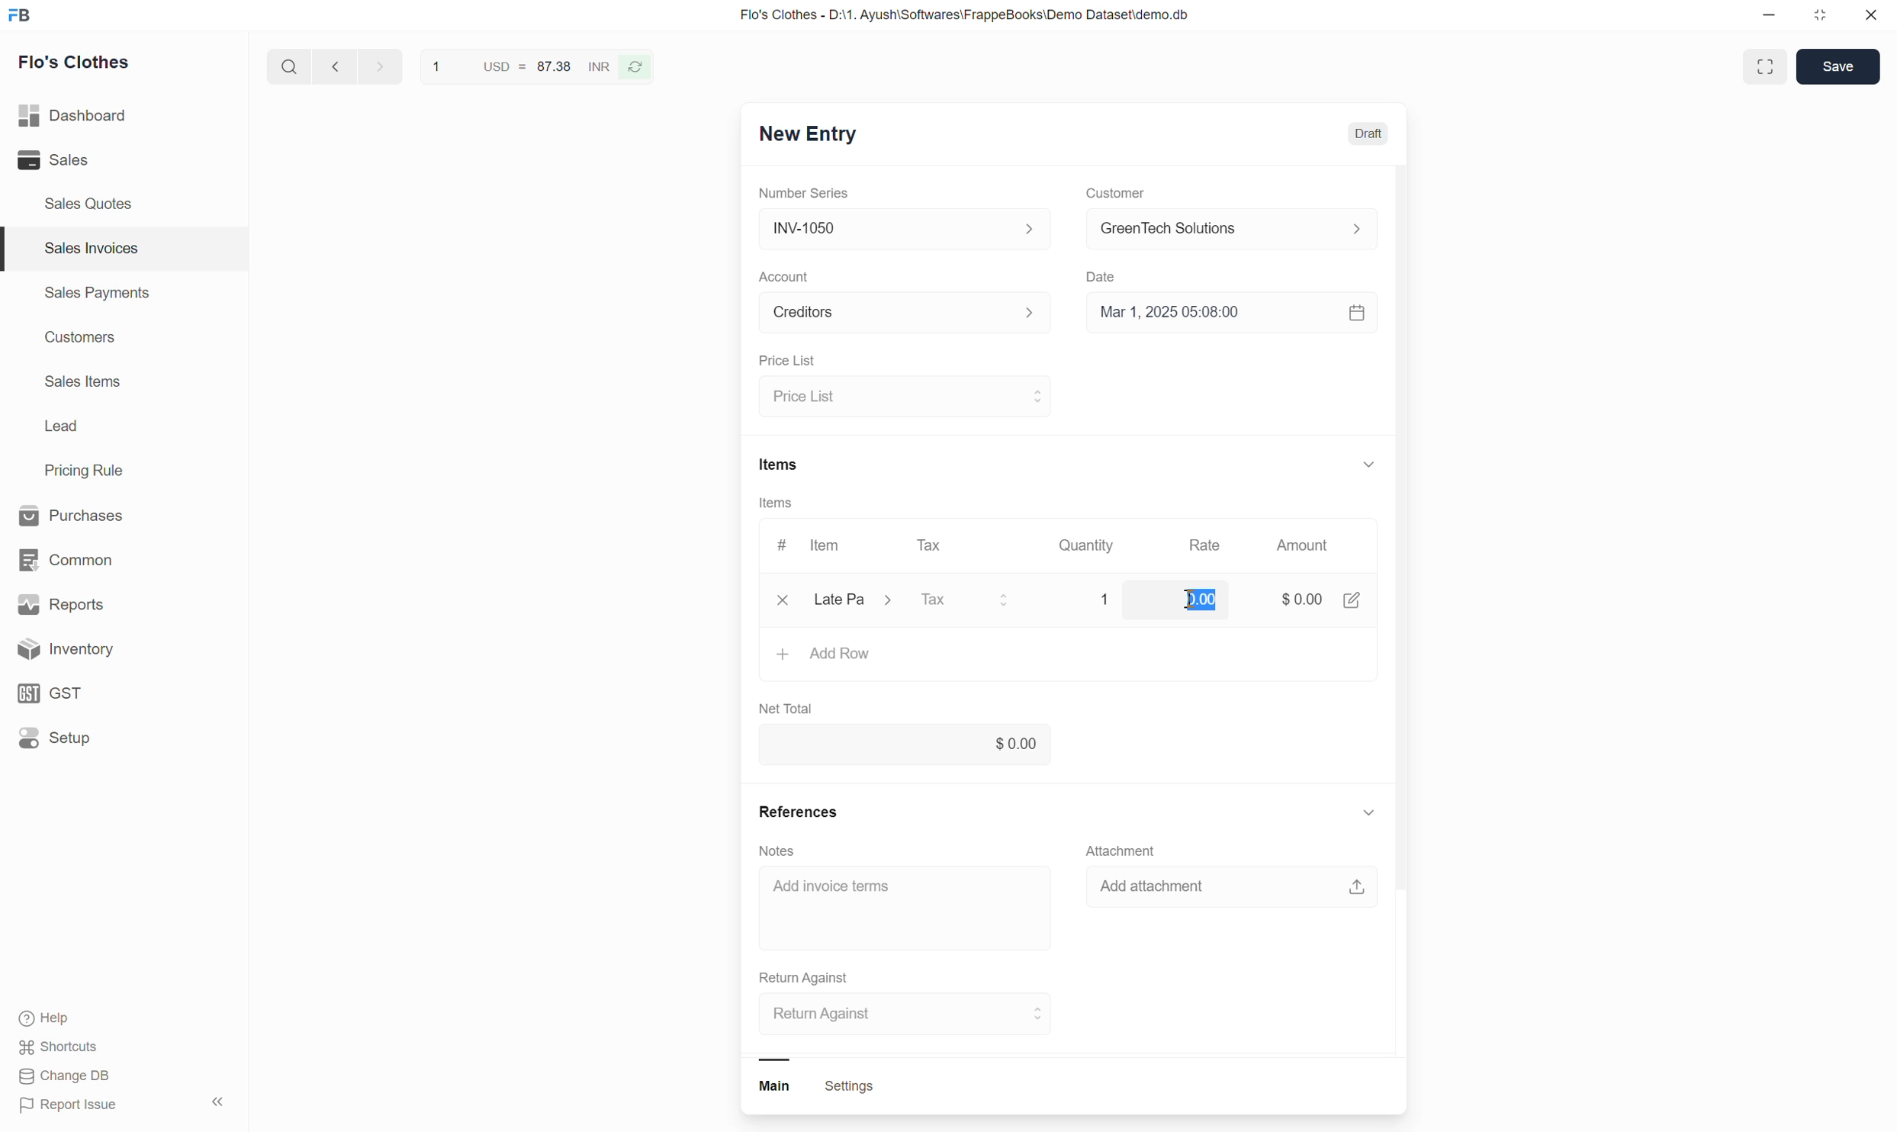 The height and width of the screenshot is (1132, 1897). Describe the element at coordinates (88, 248) in the screenshot. I see `Sales Invoices` at that location.